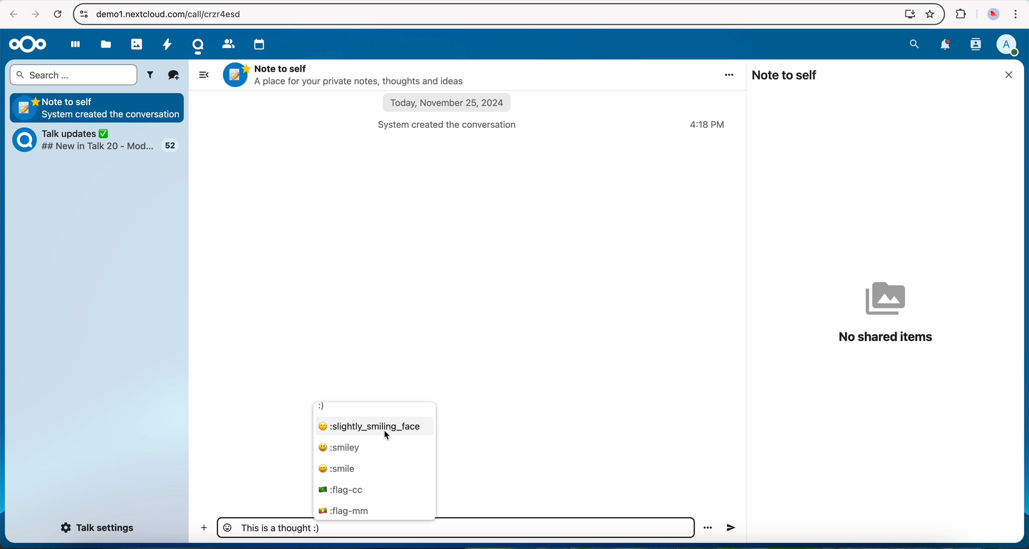 Image resolution: width=1029 pixels, height=549 pixels. Describe the element at coordinates (340, 471) in the screenshot. I see `smile` at that location.